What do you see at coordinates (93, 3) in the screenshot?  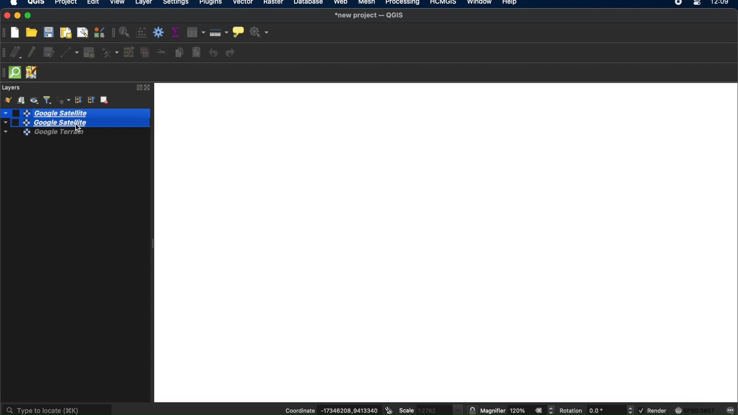 I see `edit` at bounding box center [93, 3].